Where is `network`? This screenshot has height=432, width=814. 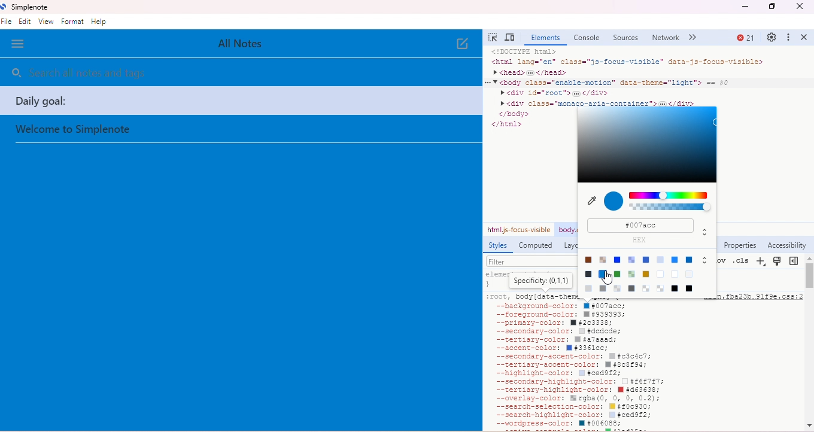
network is located at coordinates (666, 38).